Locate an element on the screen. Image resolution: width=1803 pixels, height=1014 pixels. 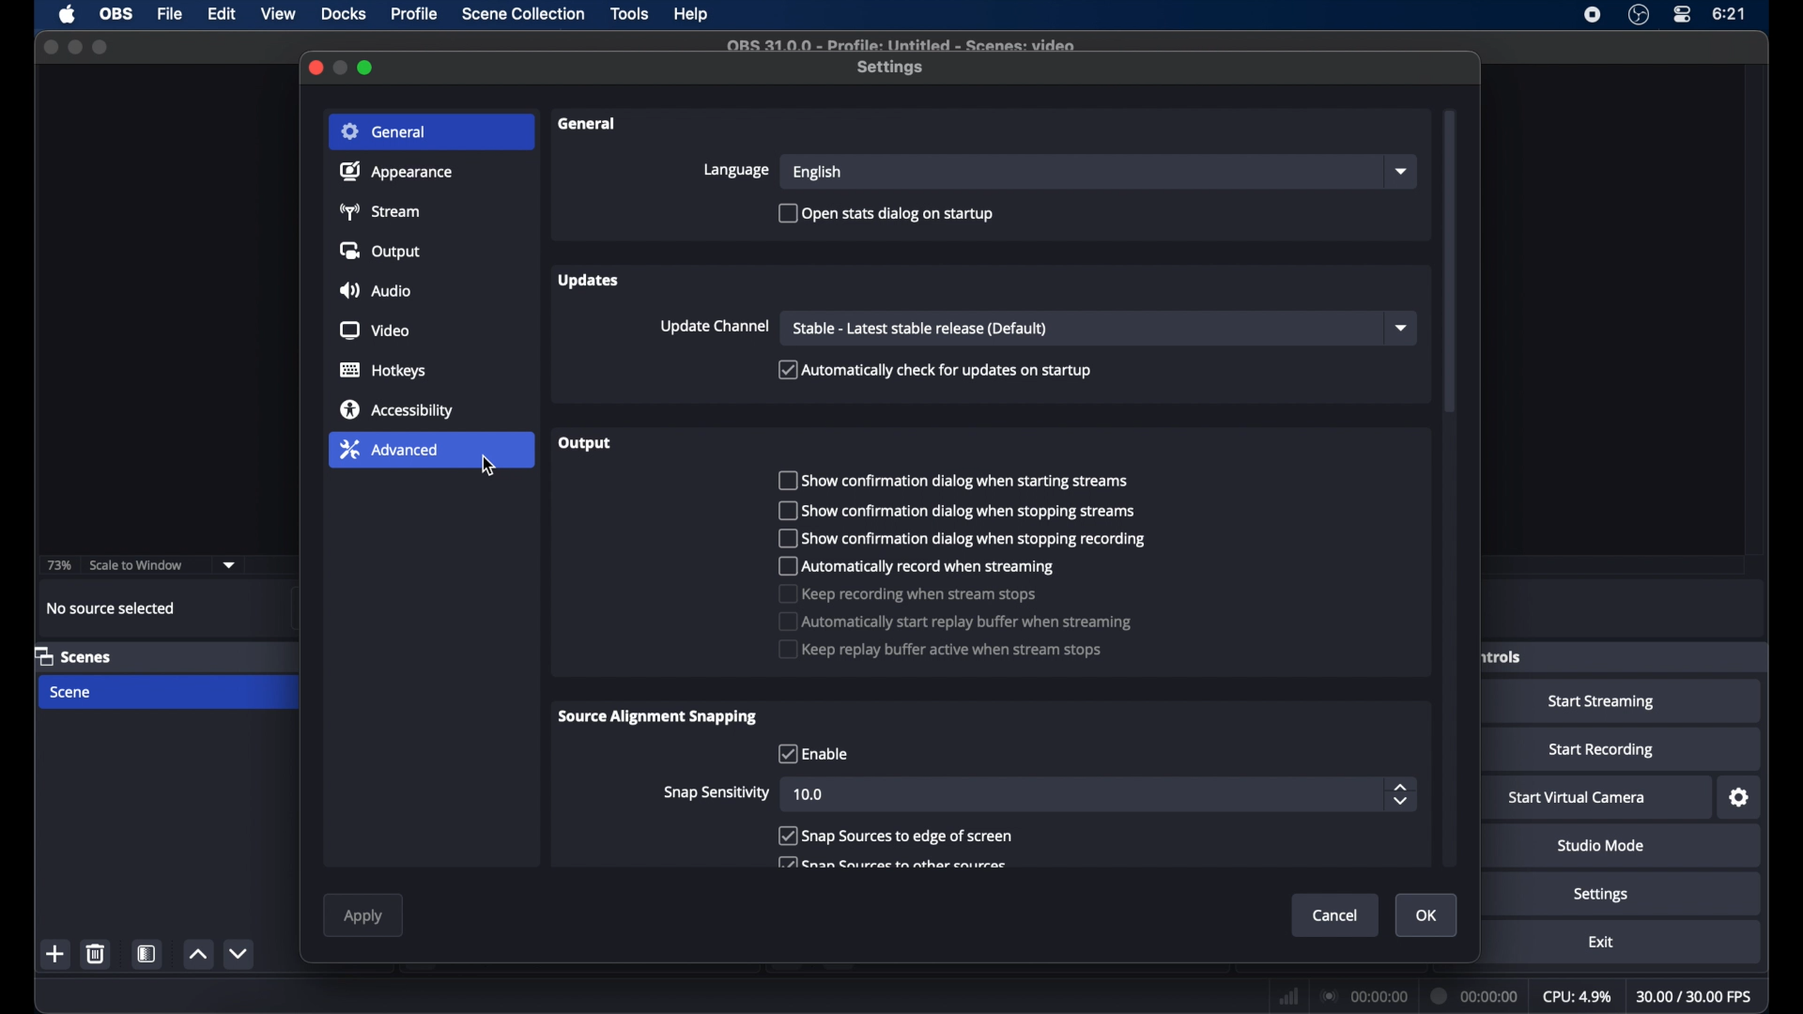
obs is located at coordinates (118, 14).